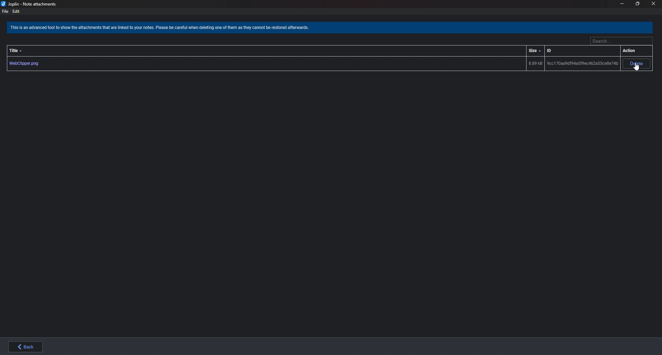  I want to click on joplin, so click(30, 4).